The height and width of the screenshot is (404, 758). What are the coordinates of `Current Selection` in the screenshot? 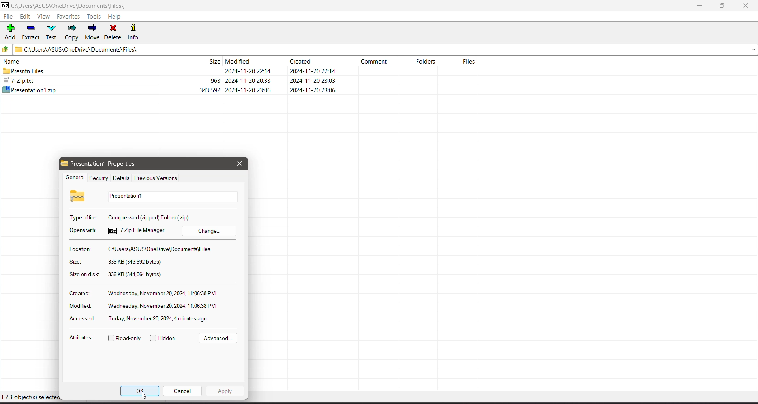 It's located at (28, 397).